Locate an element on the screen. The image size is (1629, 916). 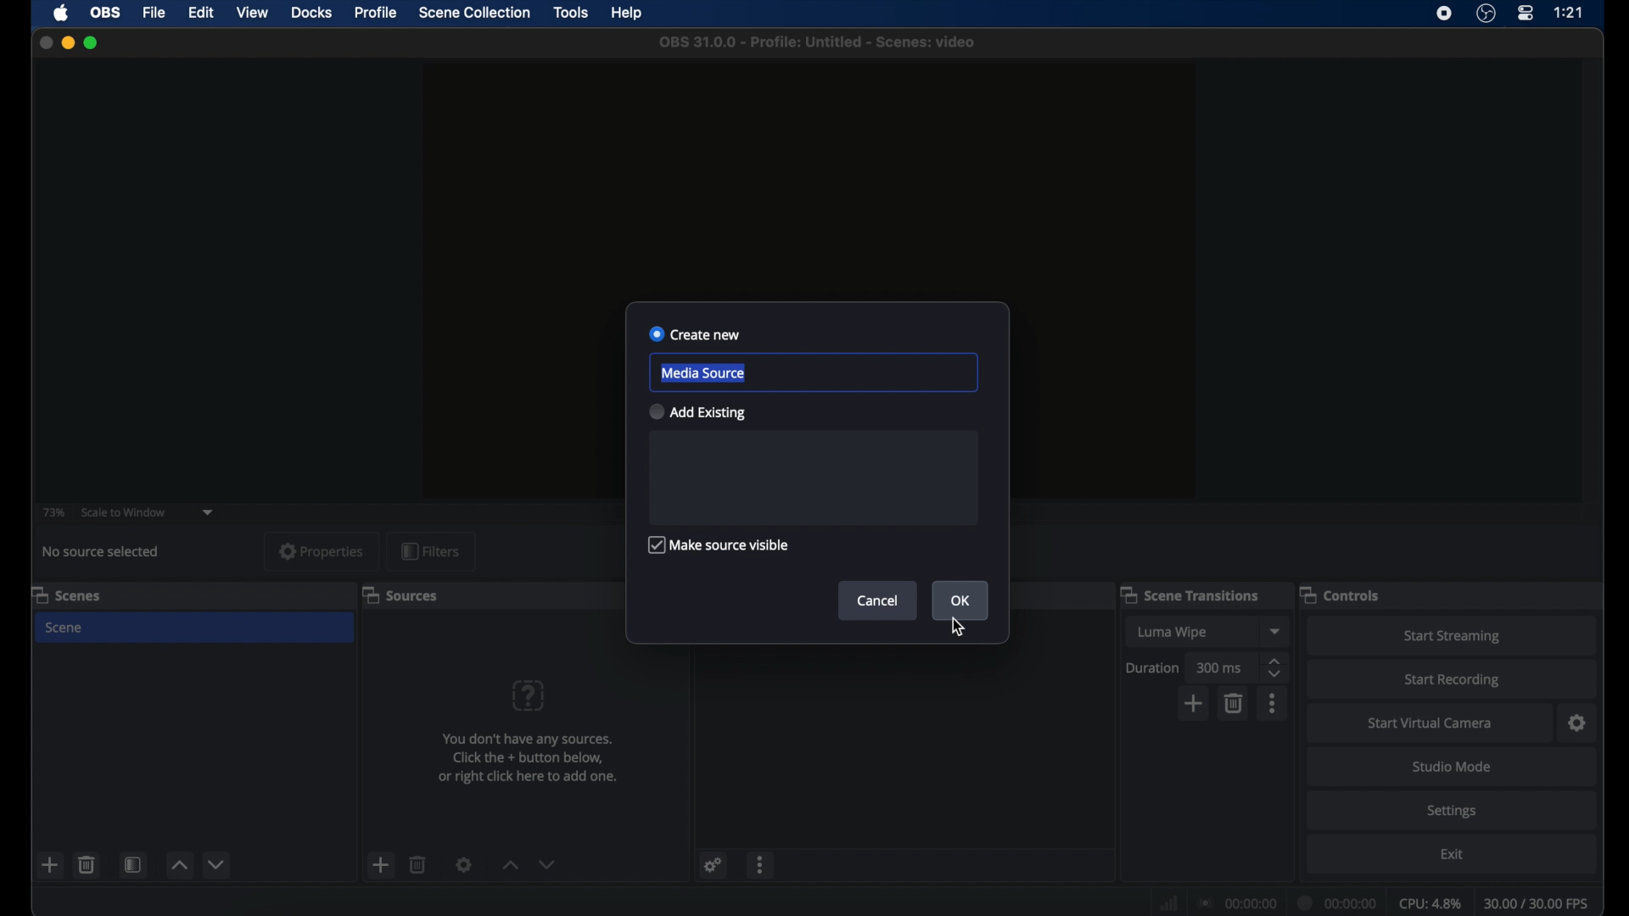
screen recorder icon is located at coordinates (1445, 14).